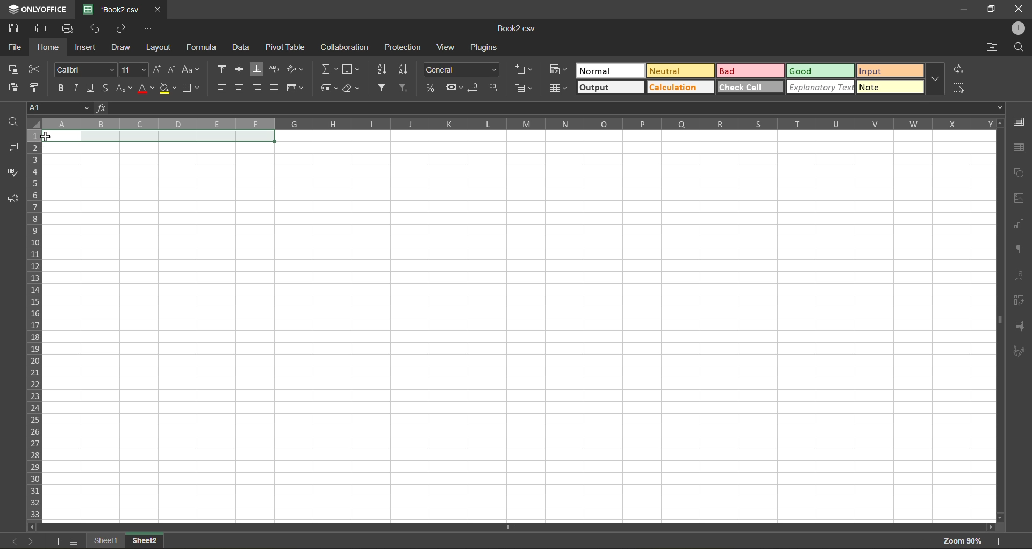  Describe the element at coordinates (161, 47) in the screenshot. I see `layout` at that location.